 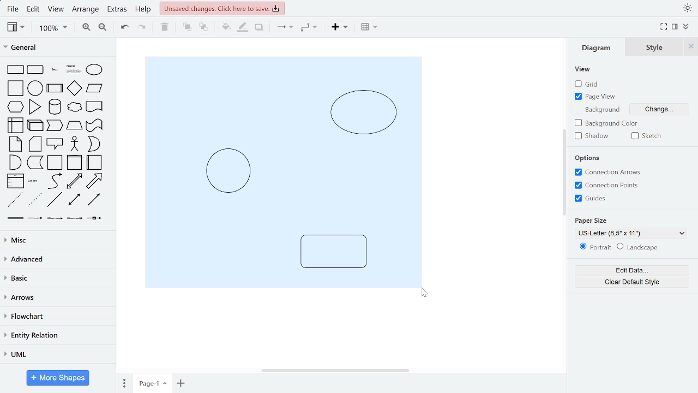 I want to click on container, so click(x=56, y=163).